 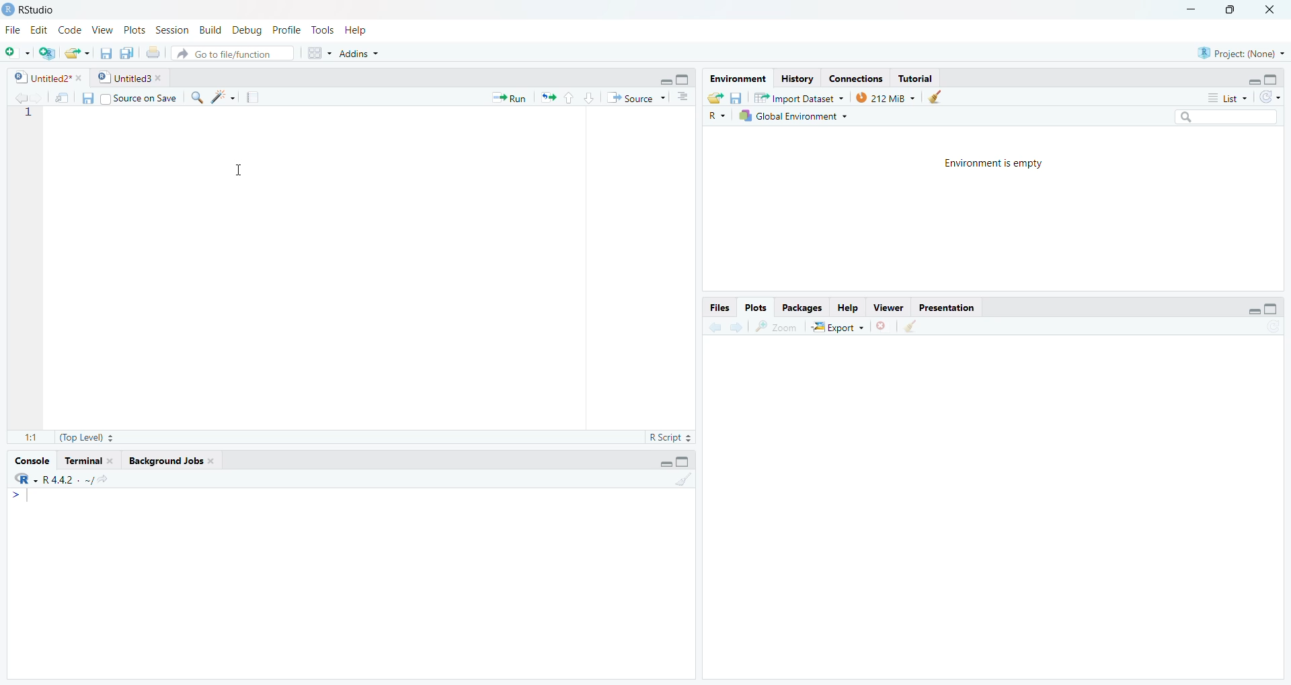 I want to click on build, so click(x=210, y=30).